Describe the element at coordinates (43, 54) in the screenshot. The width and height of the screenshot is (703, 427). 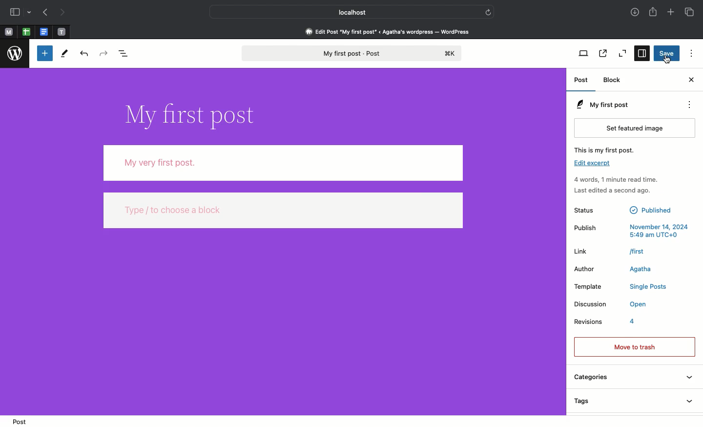
I see `Toggle block` at that location.